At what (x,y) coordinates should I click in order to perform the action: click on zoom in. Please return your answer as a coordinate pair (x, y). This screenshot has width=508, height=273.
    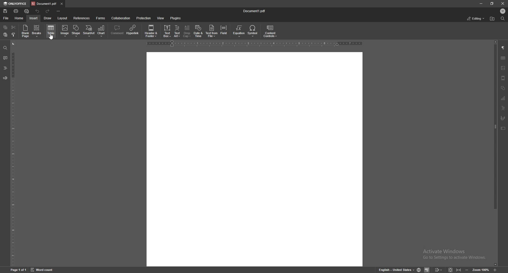
    Looking at the image, I should click on (495, 270).